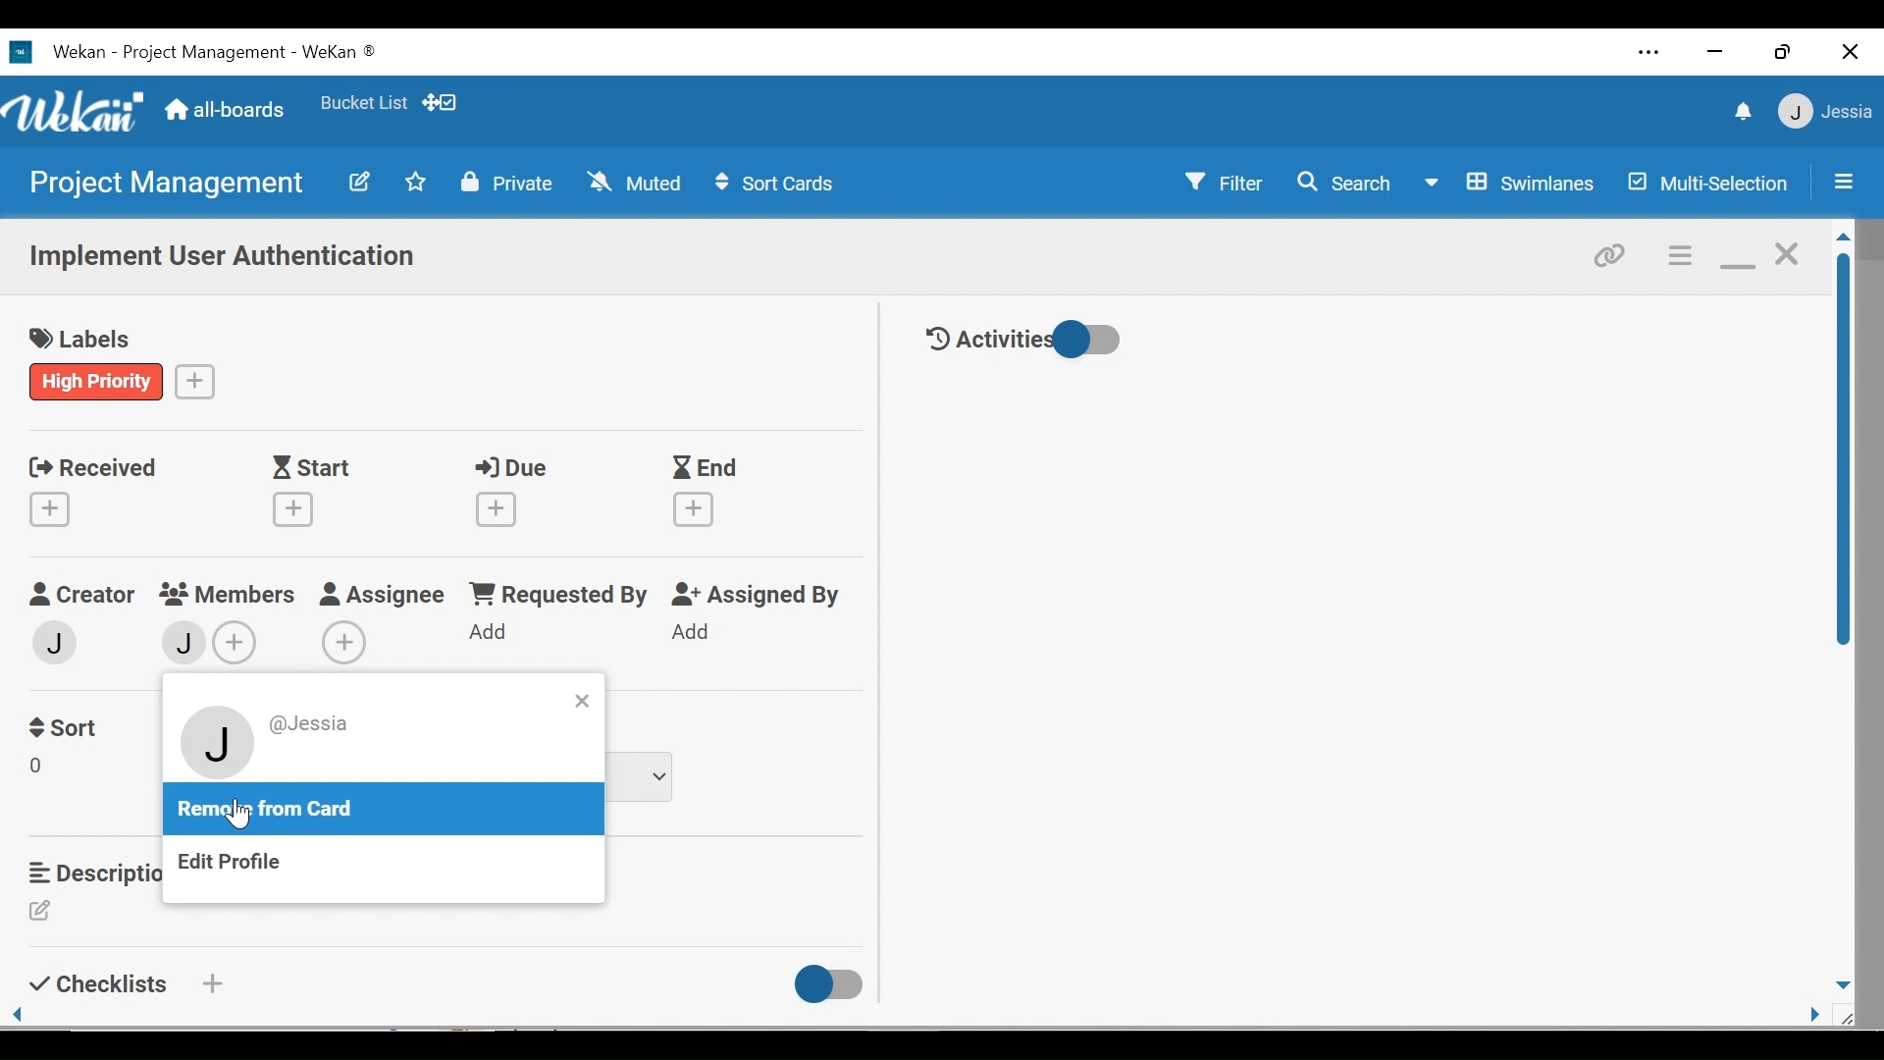 This screenshot has width=1884, height=1060. What do you see at coordinates (1842, 238) in the screenshot?
I see `move up` at bounding box center [1842, 238].